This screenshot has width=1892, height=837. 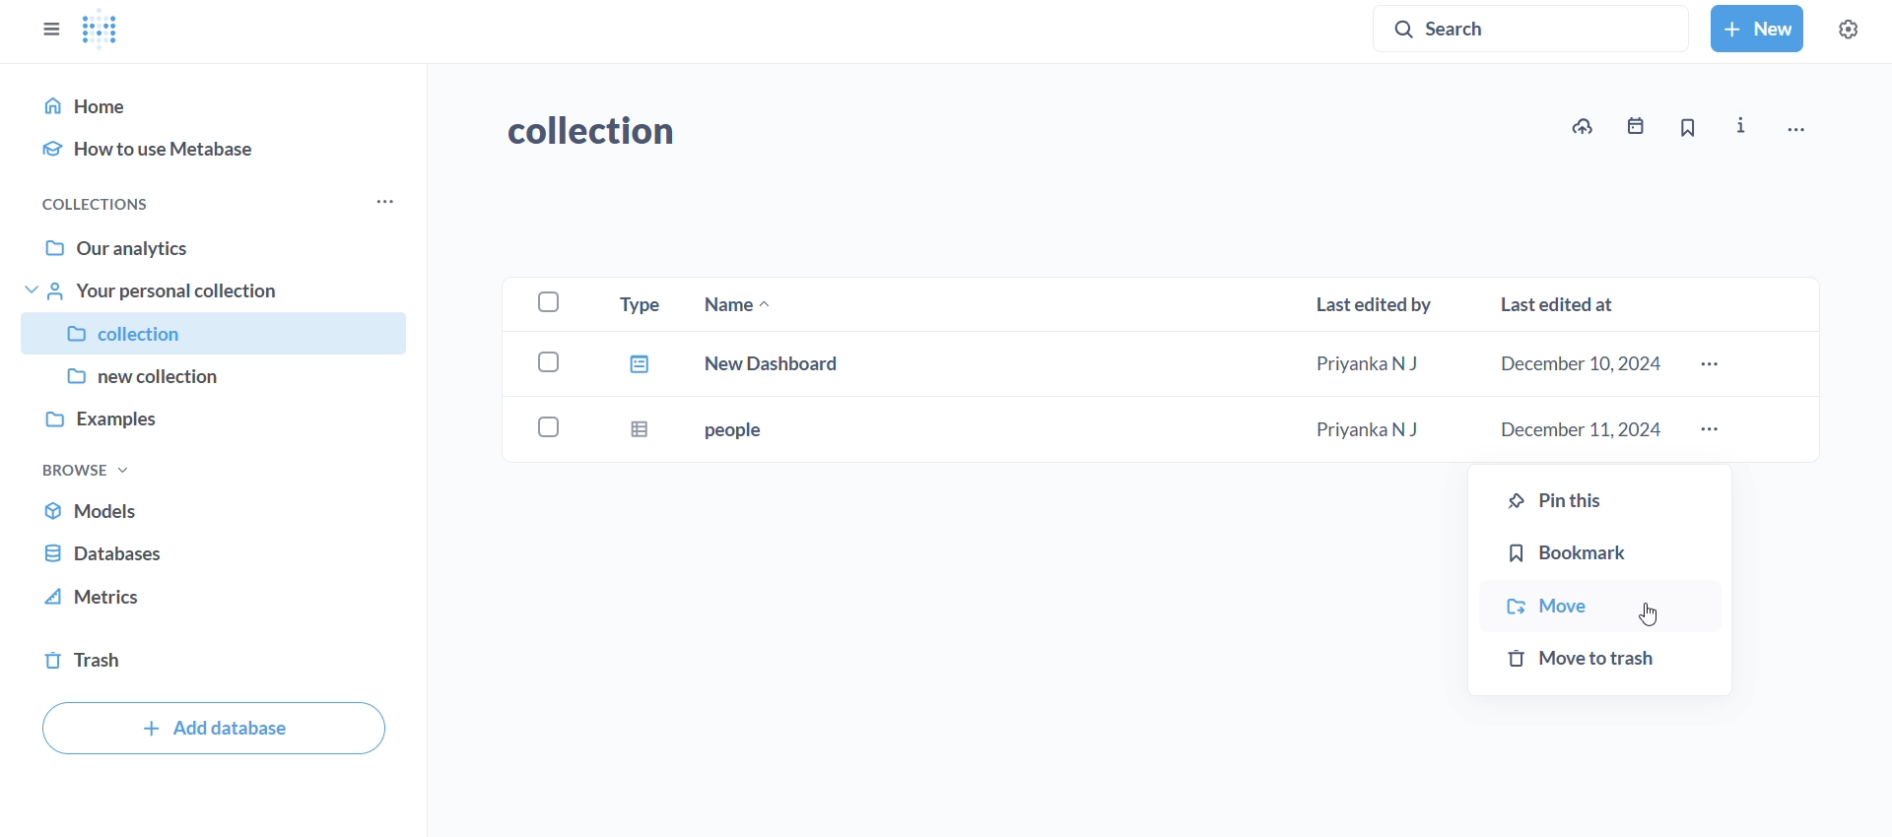 What do you see at coordinates (1744, 127) in the screenshot?
I see `info` at bounding box center [1744, 127].